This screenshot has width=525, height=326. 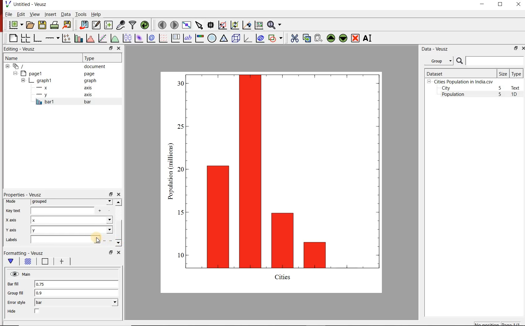 What do you see at coordinates (50, 15) in the screenshot?
I see `Insert` at bounding box center [50, 15].